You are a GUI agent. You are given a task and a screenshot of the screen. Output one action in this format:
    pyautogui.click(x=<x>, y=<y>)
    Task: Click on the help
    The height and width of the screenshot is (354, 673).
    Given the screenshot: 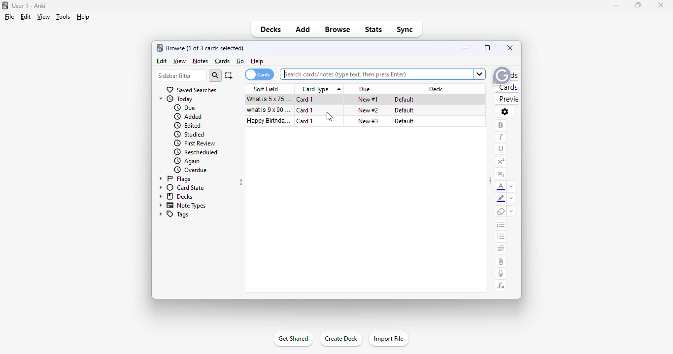 What is the action you would take?
    pyautogui.click(x=84, y=17)
    